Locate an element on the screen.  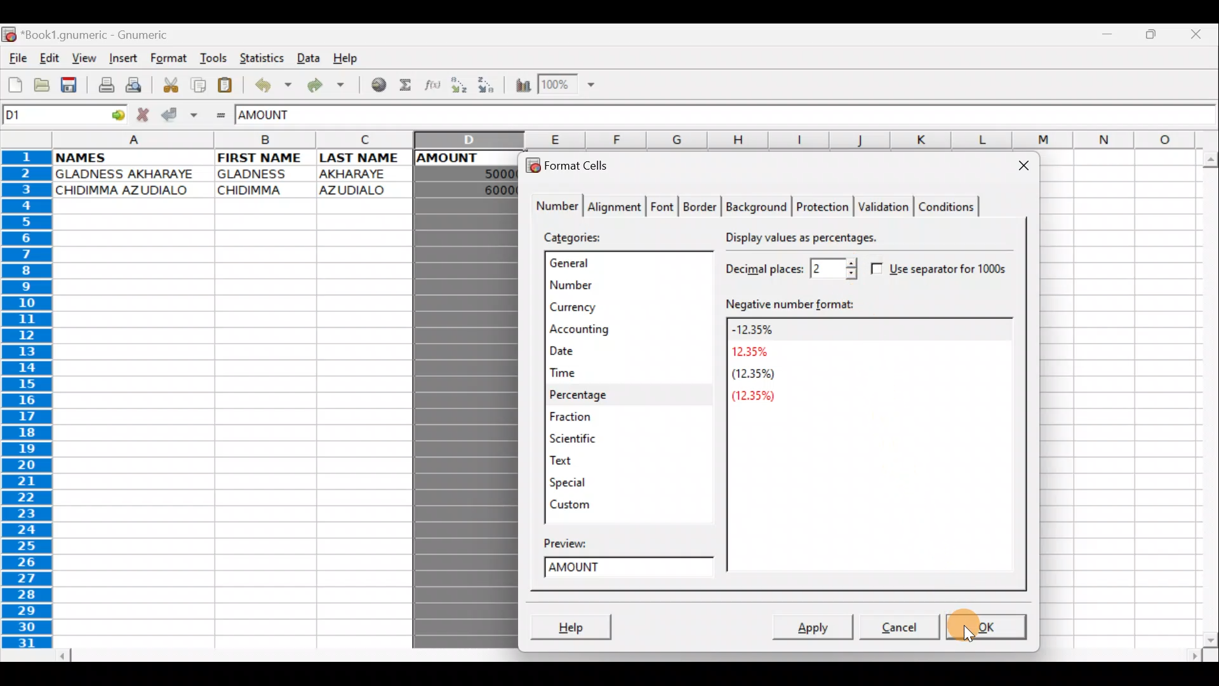
Save current workbook is located at coordinates (69, 84).